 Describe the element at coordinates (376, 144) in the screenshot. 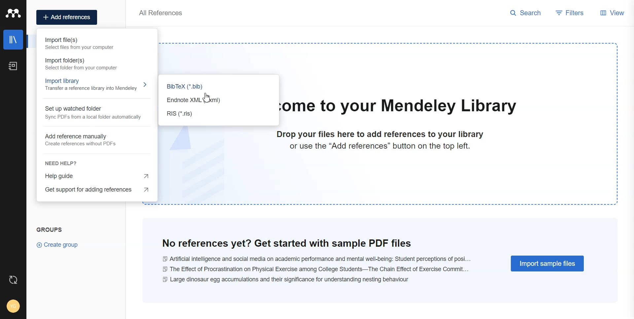

I see `Drop your files here to add references to your library
or use the “Add references” button on the top left.` at that location.